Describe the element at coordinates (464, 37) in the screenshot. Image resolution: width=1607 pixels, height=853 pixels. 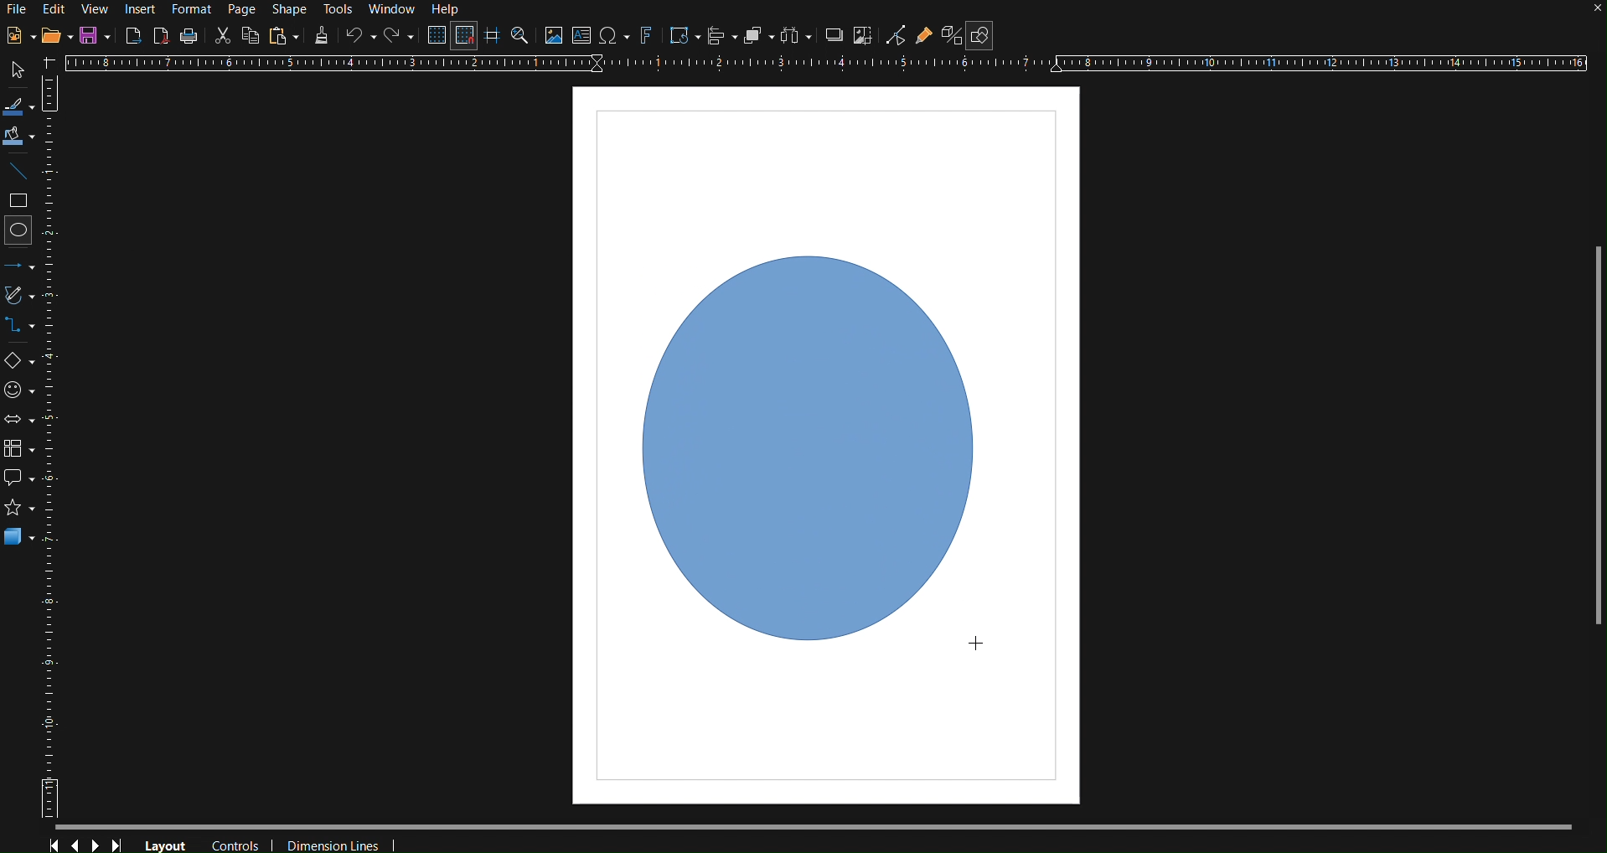
I see `Snap to Grid` at that location.